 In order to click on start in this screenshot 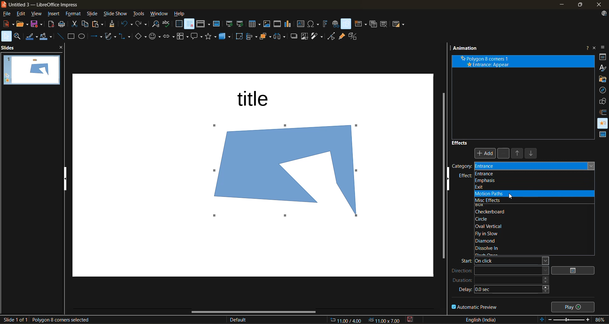, I will do `click(504, 260)`.